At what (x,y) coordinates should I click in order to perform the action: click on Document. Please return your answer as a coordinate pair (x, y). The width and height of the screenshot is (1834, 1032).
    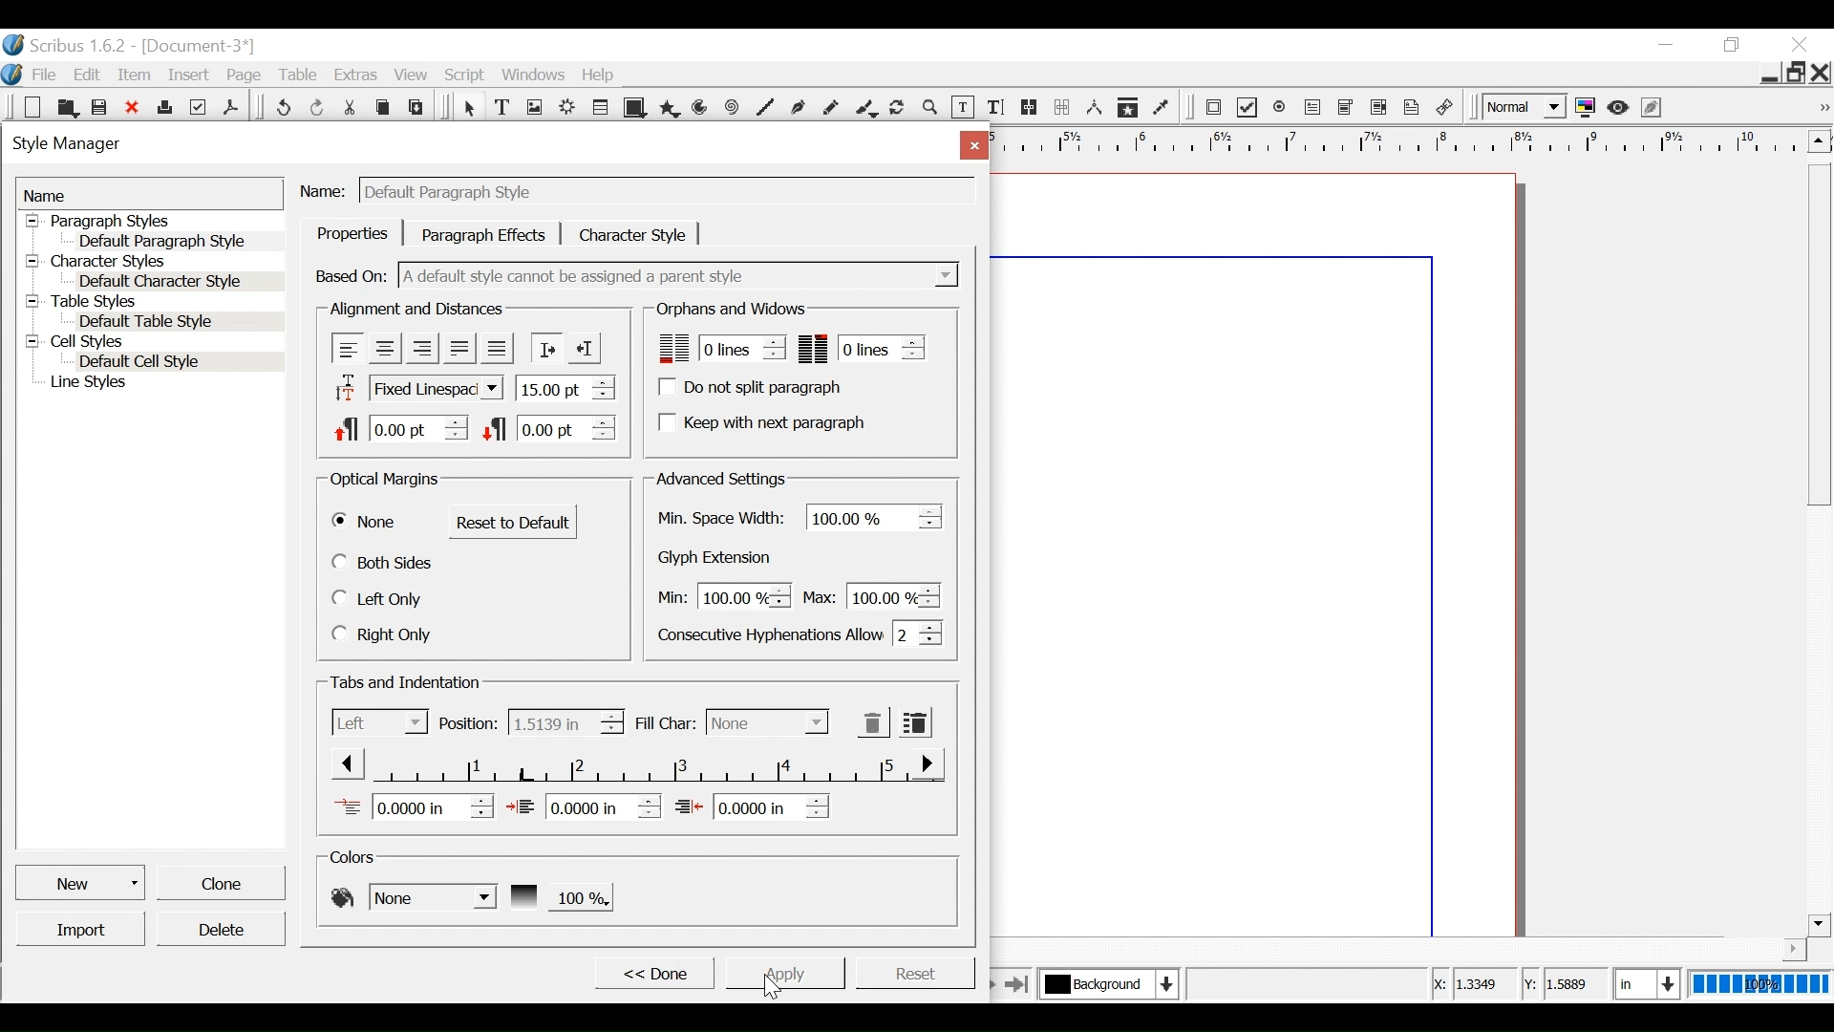
    Looking at the image, I should click on (196, 46).